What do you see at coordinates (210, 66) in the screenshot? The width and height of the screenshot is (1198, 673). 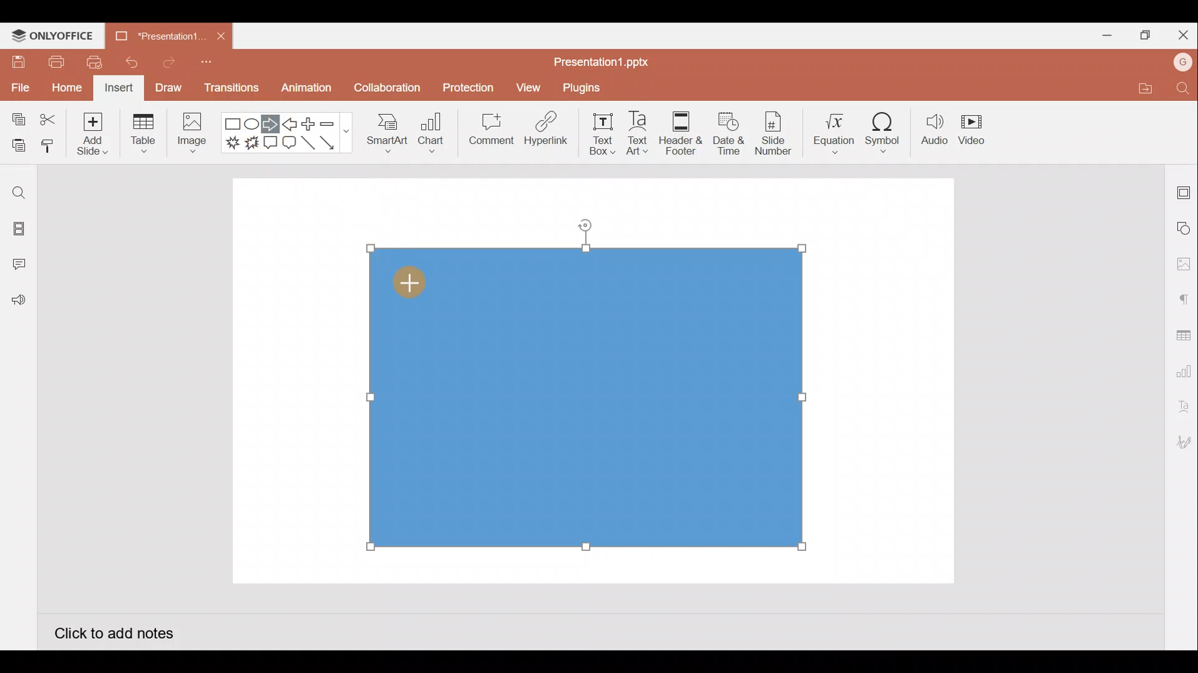 I see `Customize quick access toolbar` at bounding box center [210, 66].